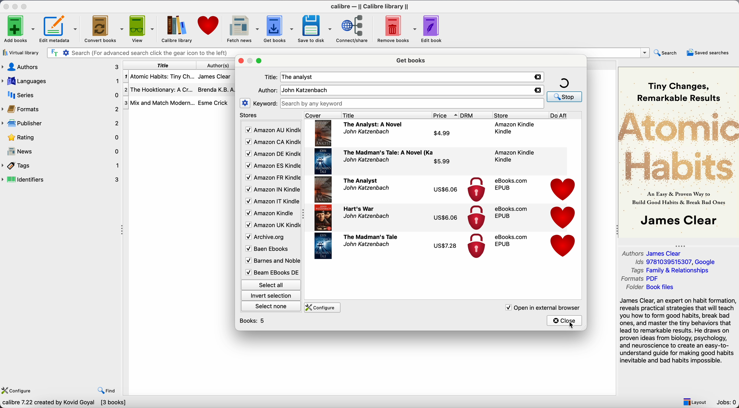 This screenshot has height=408, width=739. What do you see at coordinates (62, 109) in the screenshot?
I see `formats` at bounding box center [62, 109].